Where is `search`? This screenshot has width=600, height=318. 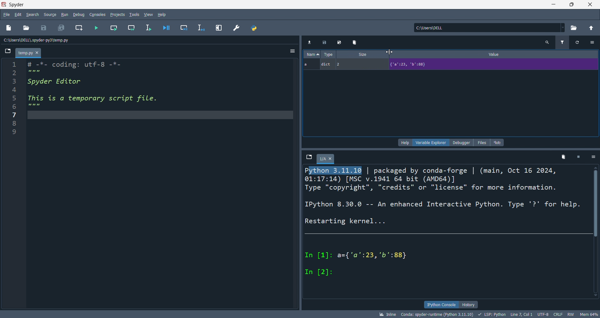
search is located at coordinates (546, 42).